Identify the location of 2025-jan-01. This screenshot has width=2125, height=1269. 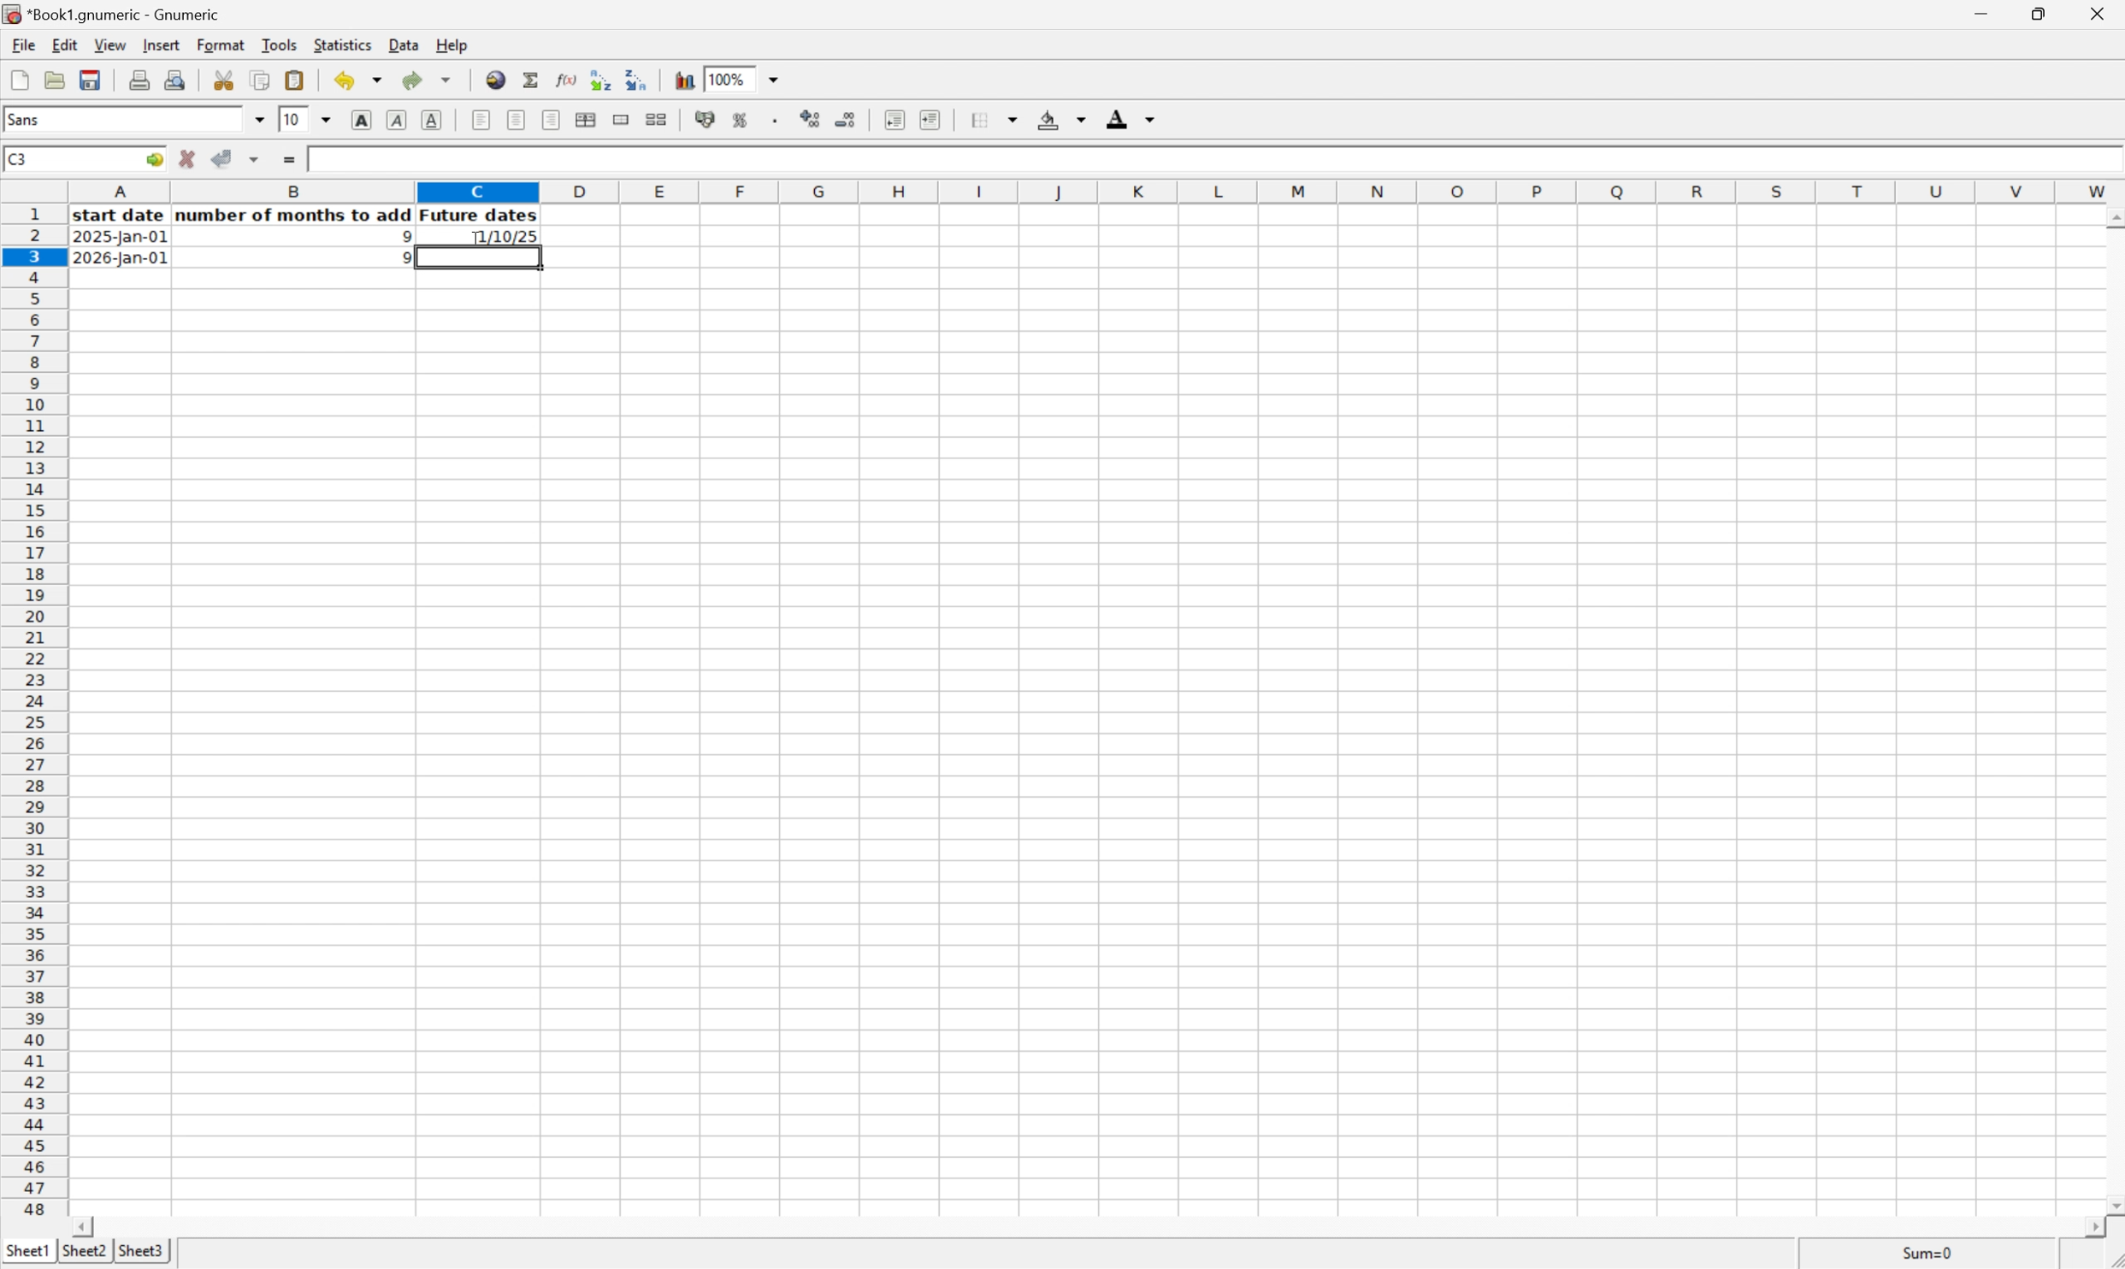
(122, 239).